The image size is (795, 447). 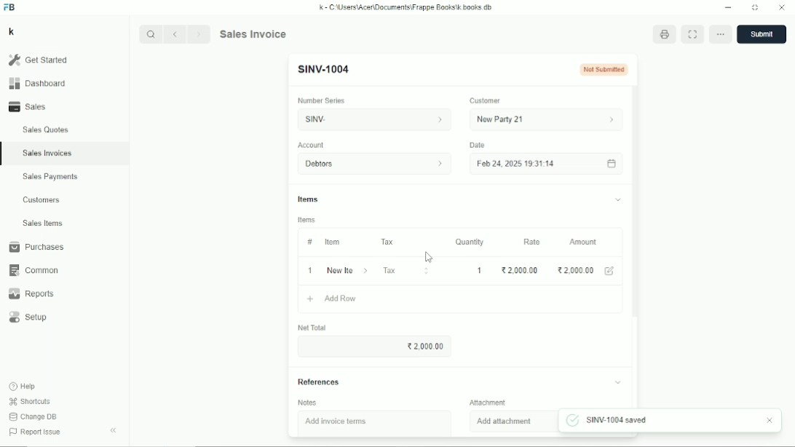 What do you see at coordinates (692, 34) in the screenshot?
I see `Toggle between form and full width` at bounding box center [692, 34].